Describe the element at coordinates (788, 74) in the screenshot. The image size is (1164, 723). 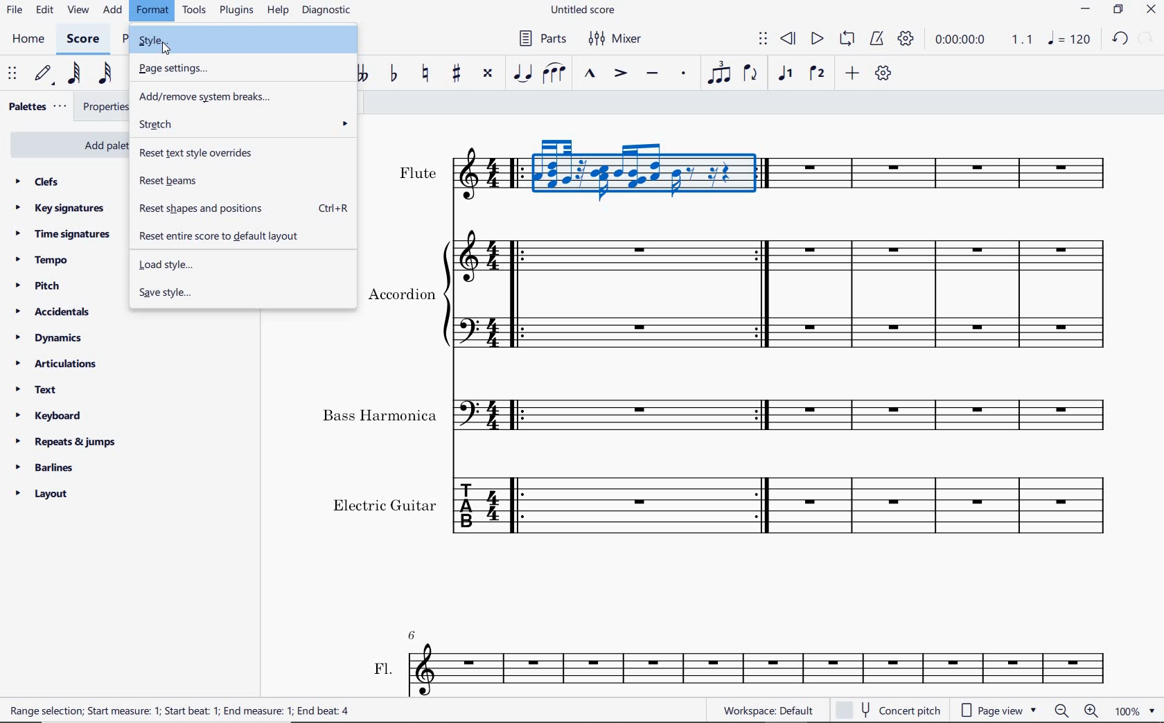
I see `voice1` at that location.